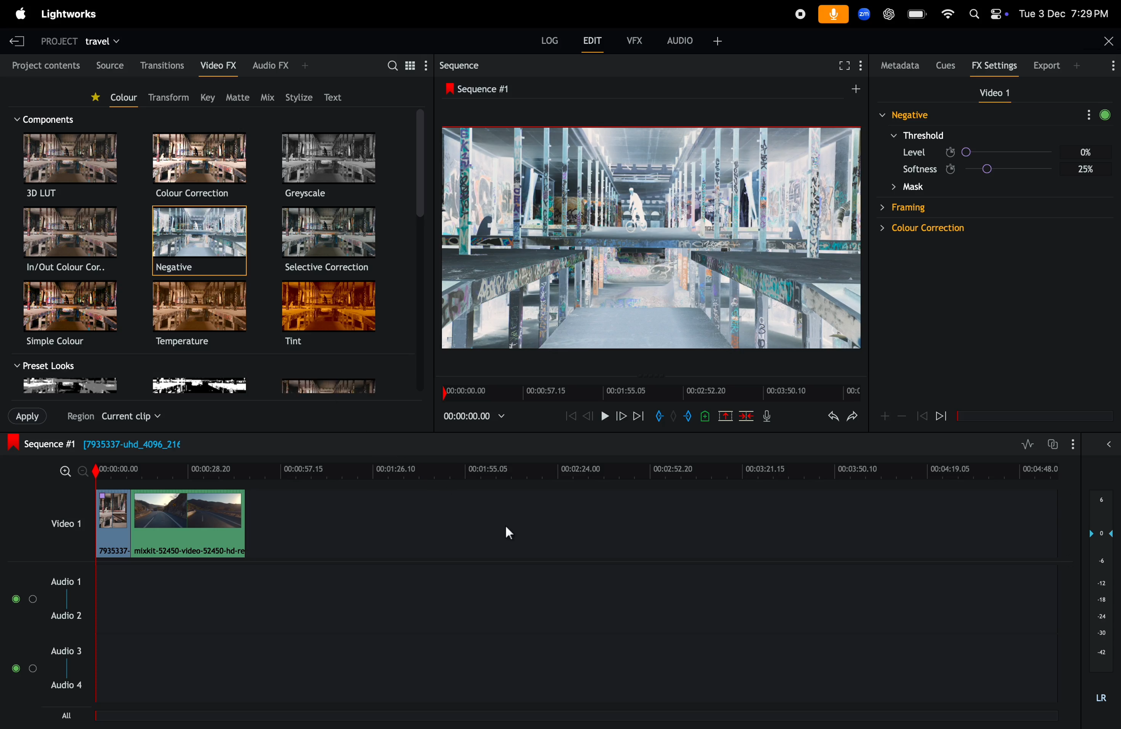 This screenshot has width=1121, height=729. What do you see at coordinates (70, 378) in the screenshot?
I see `black and white` at bounding box center [70, 378].